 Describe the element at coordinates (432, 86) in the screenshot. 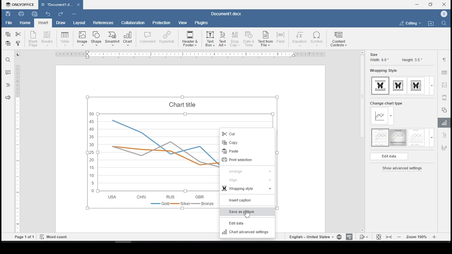

I see `expand` at that location.